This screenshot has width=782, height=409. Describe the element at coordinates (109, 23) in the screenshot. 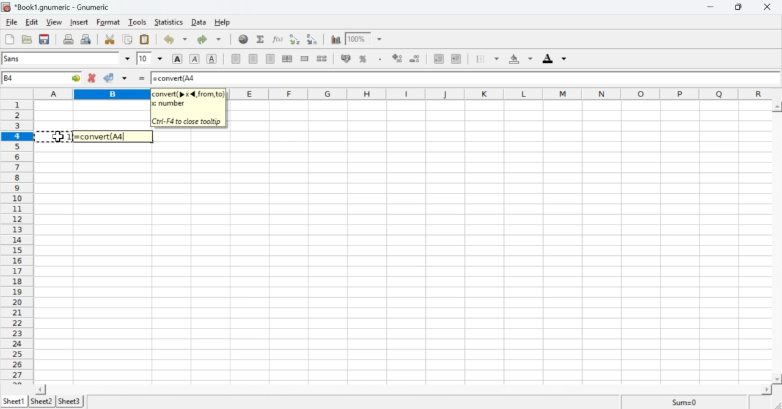

I see `Format` at that location.